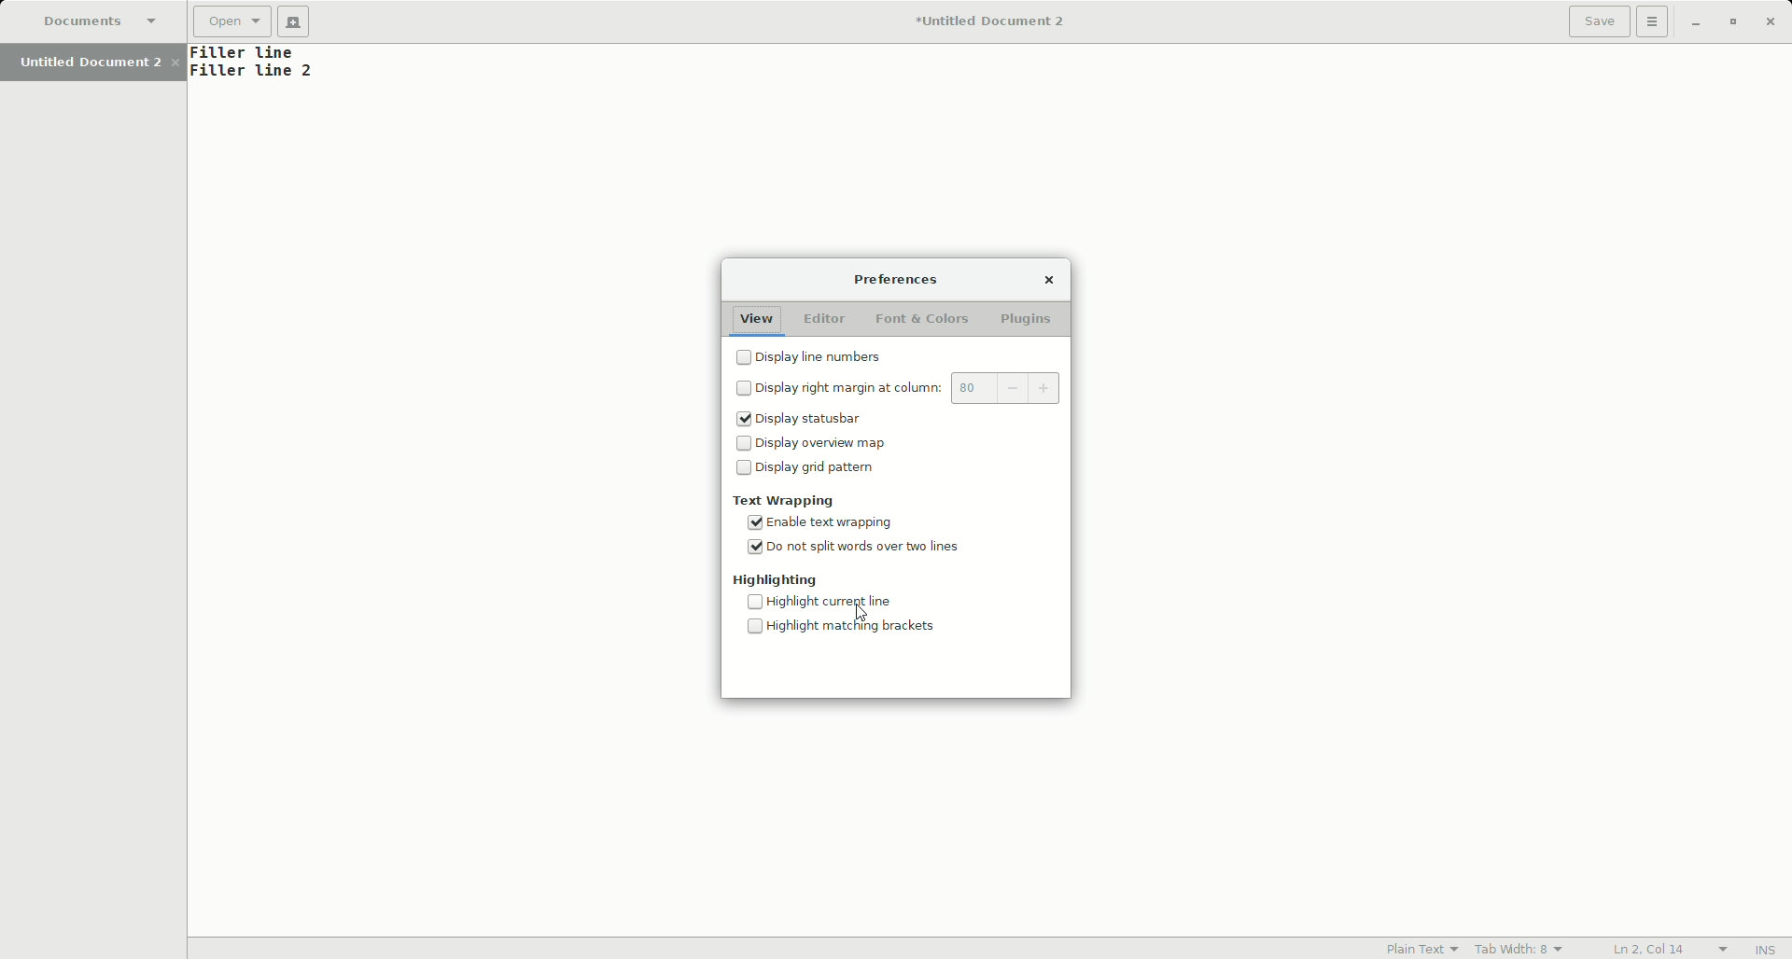  Describe the element at coordinates (298, 21) in the screenshot. I see `New` at that location.